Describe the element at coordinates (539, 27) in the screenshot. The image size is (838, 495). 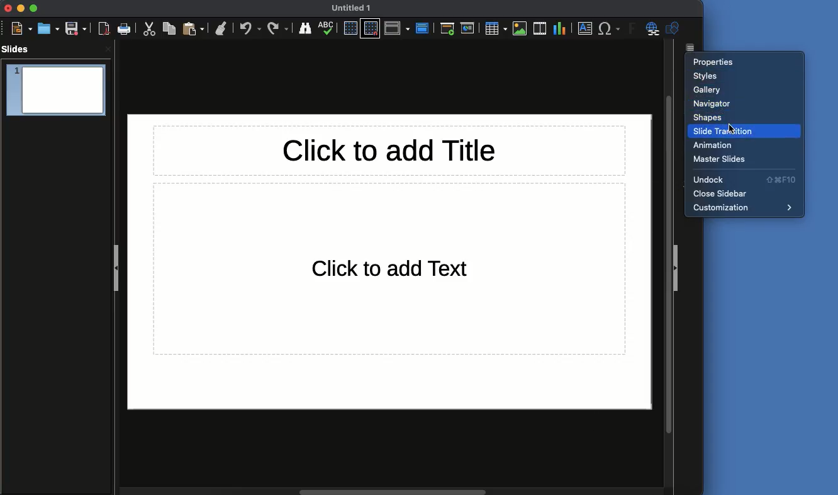
I see `Audio or video` at that location.